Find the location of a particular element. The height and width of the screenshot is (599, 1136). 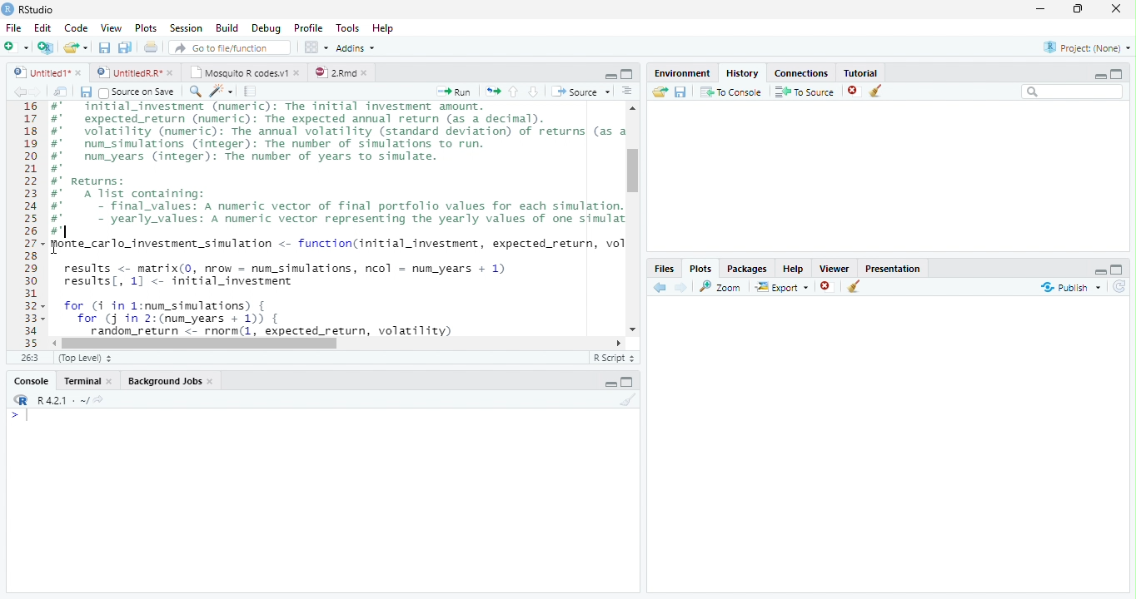

Scroll Bar is located at coordinates (635, 171).